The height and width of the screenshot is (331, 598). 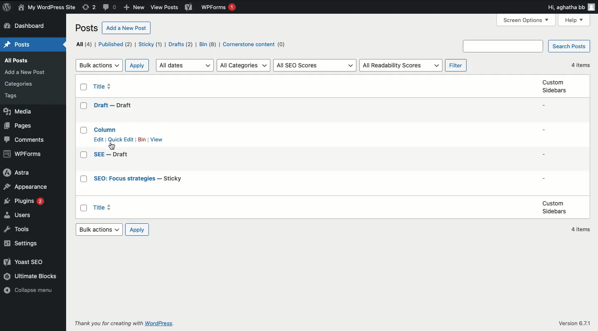 What do you see at coordinates (164, 8) in the screenshot?
I see `` at bounding box center [164, 8].